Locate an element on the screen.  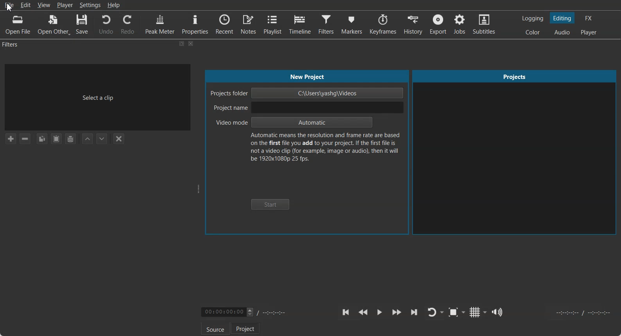
Move Filter Down is located at coordinates (102, 139).